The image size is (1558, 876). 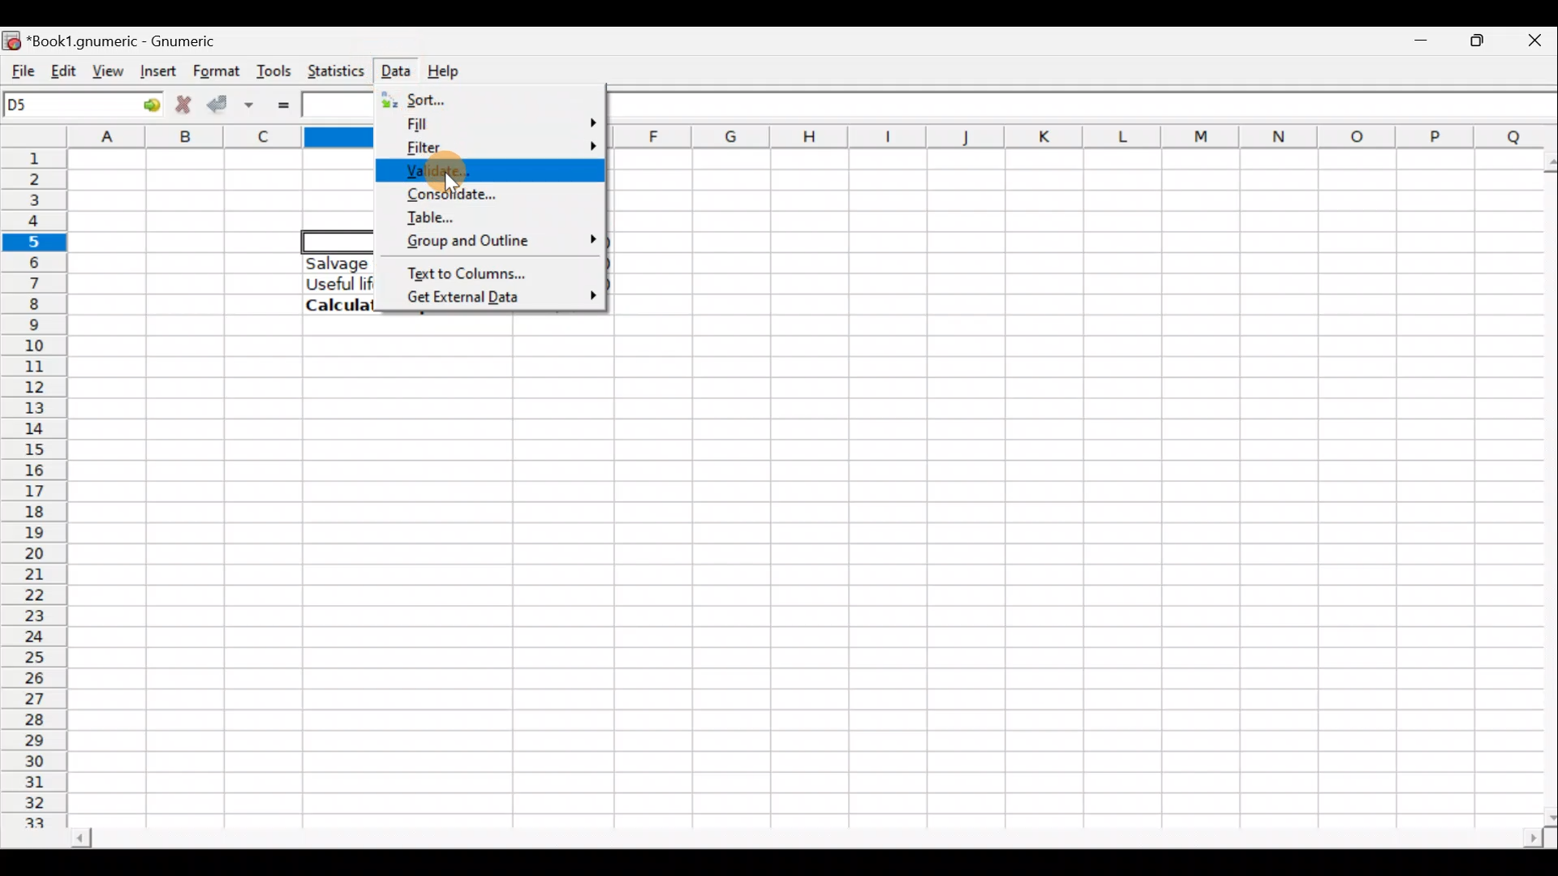 I want to click on File, so click(x=18, y=67).